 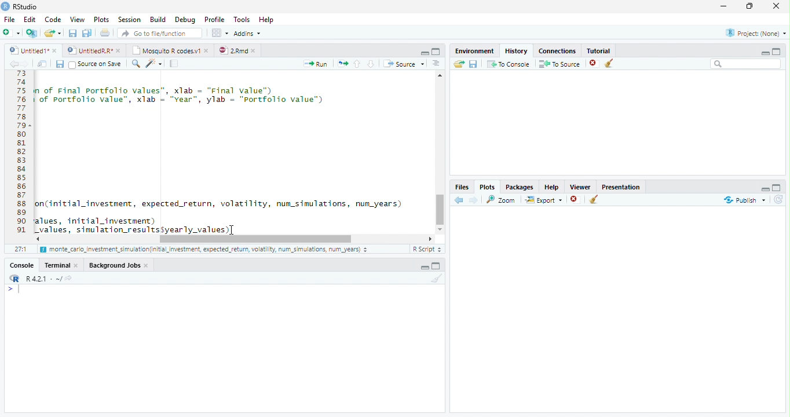 What do you see at coordinates (438, 265) in the screenshot?
I see `Full Height` at bounding box center [438, 265].